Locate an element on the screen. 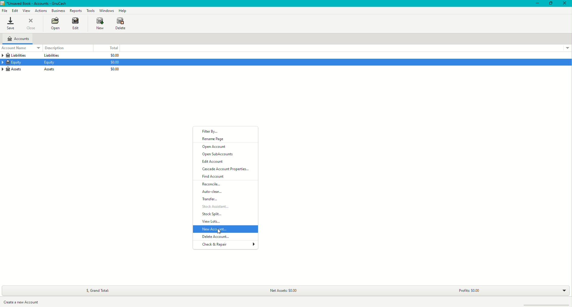 This screenshot has width=572, height=307. Stock Split is located at coordinates (212, 214).